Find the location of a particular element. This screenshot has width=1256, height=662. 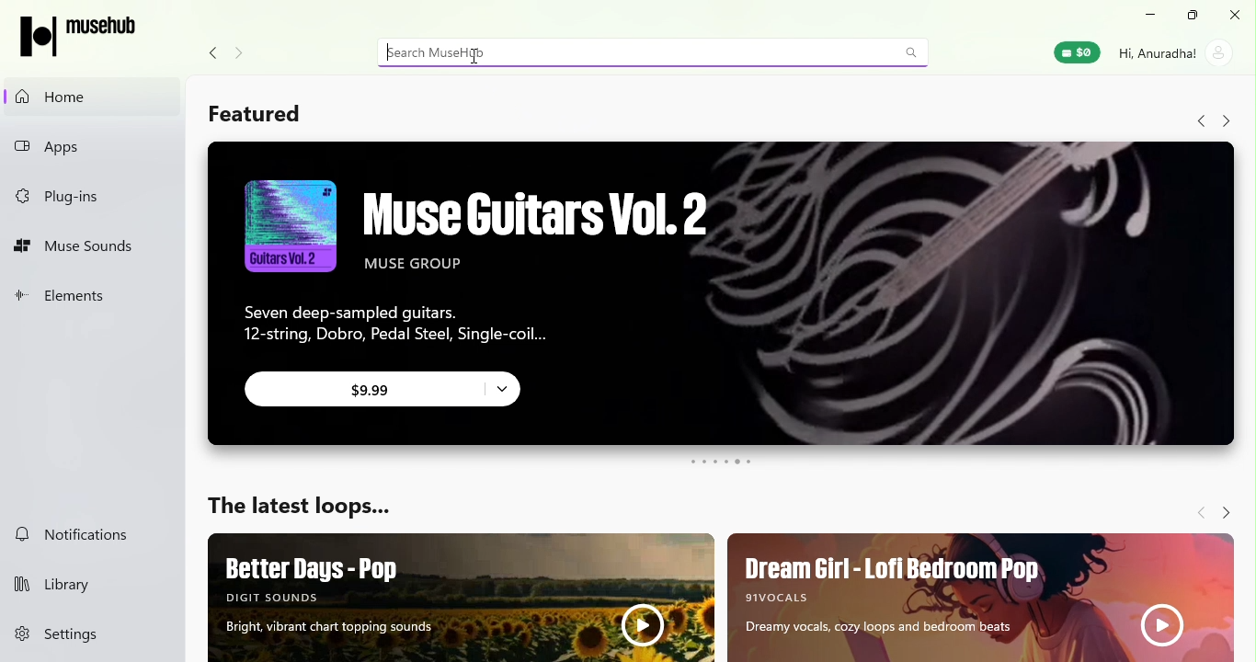

The latest loops is located at coordinates (300, 509).